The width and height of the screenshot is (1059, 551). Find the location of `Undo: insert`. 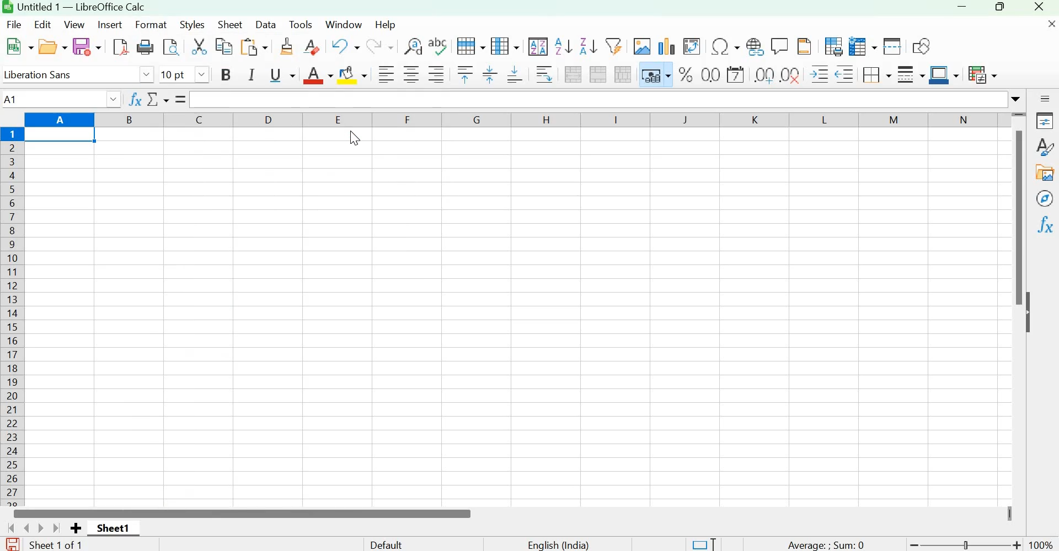

Undo: insert is located at coordinates (343, 46).